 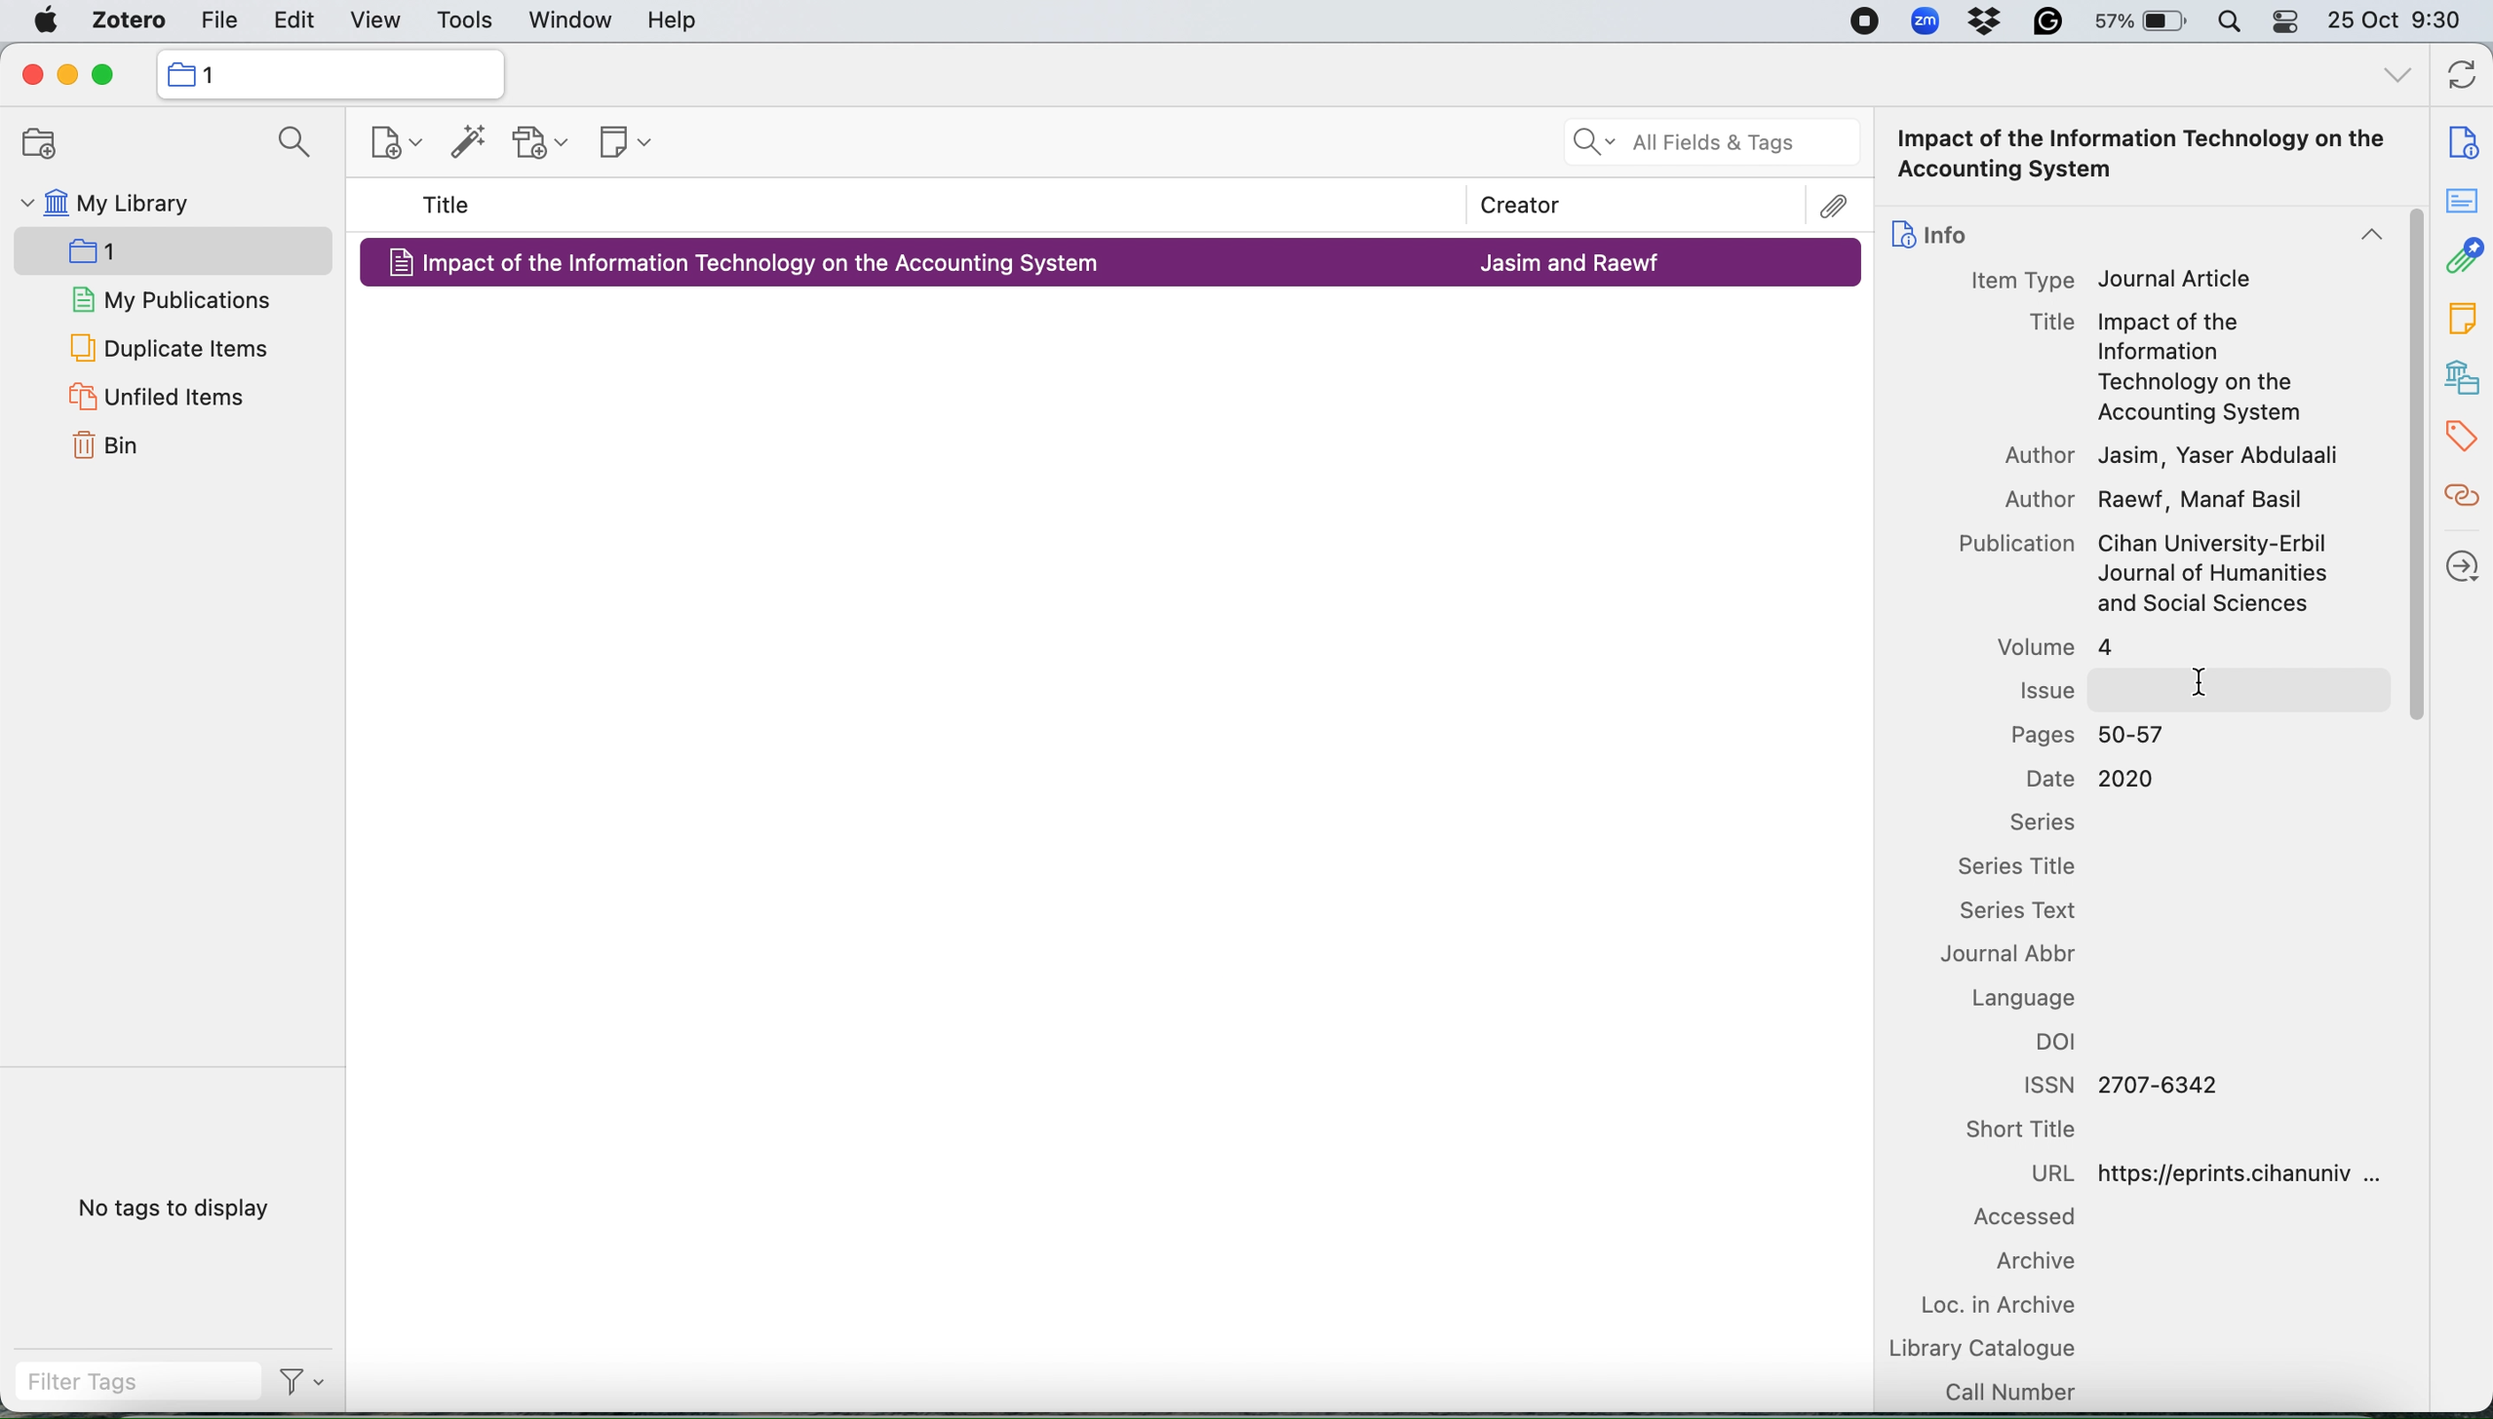 I want to click on accessed, so click(x=2020, y=1220).